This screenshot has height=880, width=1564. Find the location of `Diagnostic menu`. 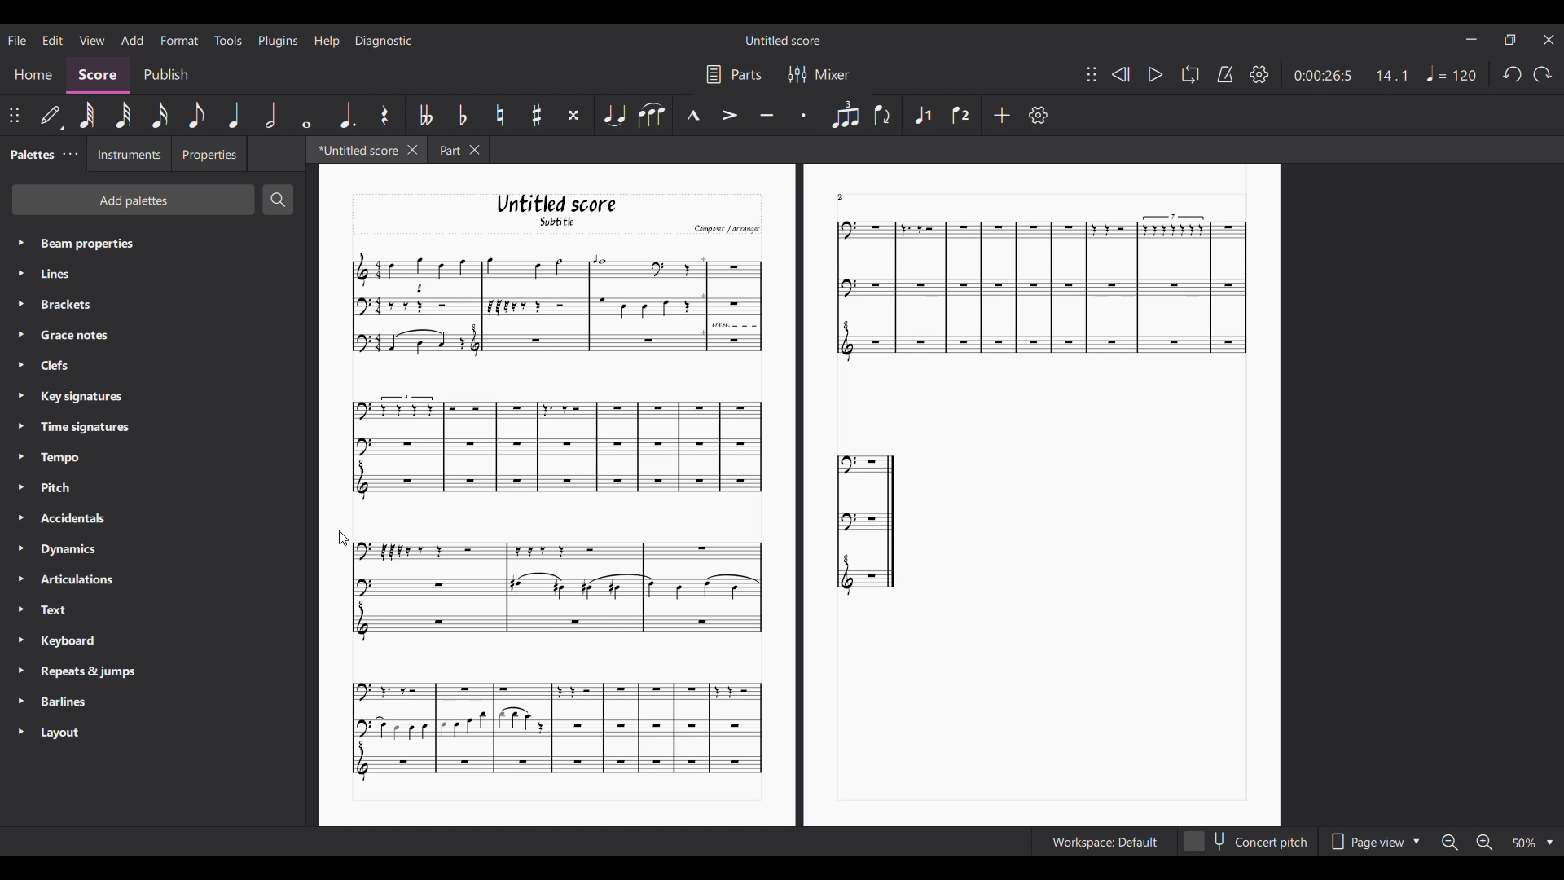

Diagnostic menu is located at coordinates (384, 41).